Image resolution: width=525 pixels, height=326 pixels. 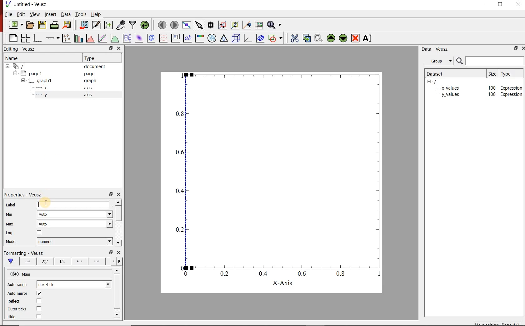 What do you see at coordinates (494, 61) in the screenshot?
I see `input search` at bounding box center [494, 61].